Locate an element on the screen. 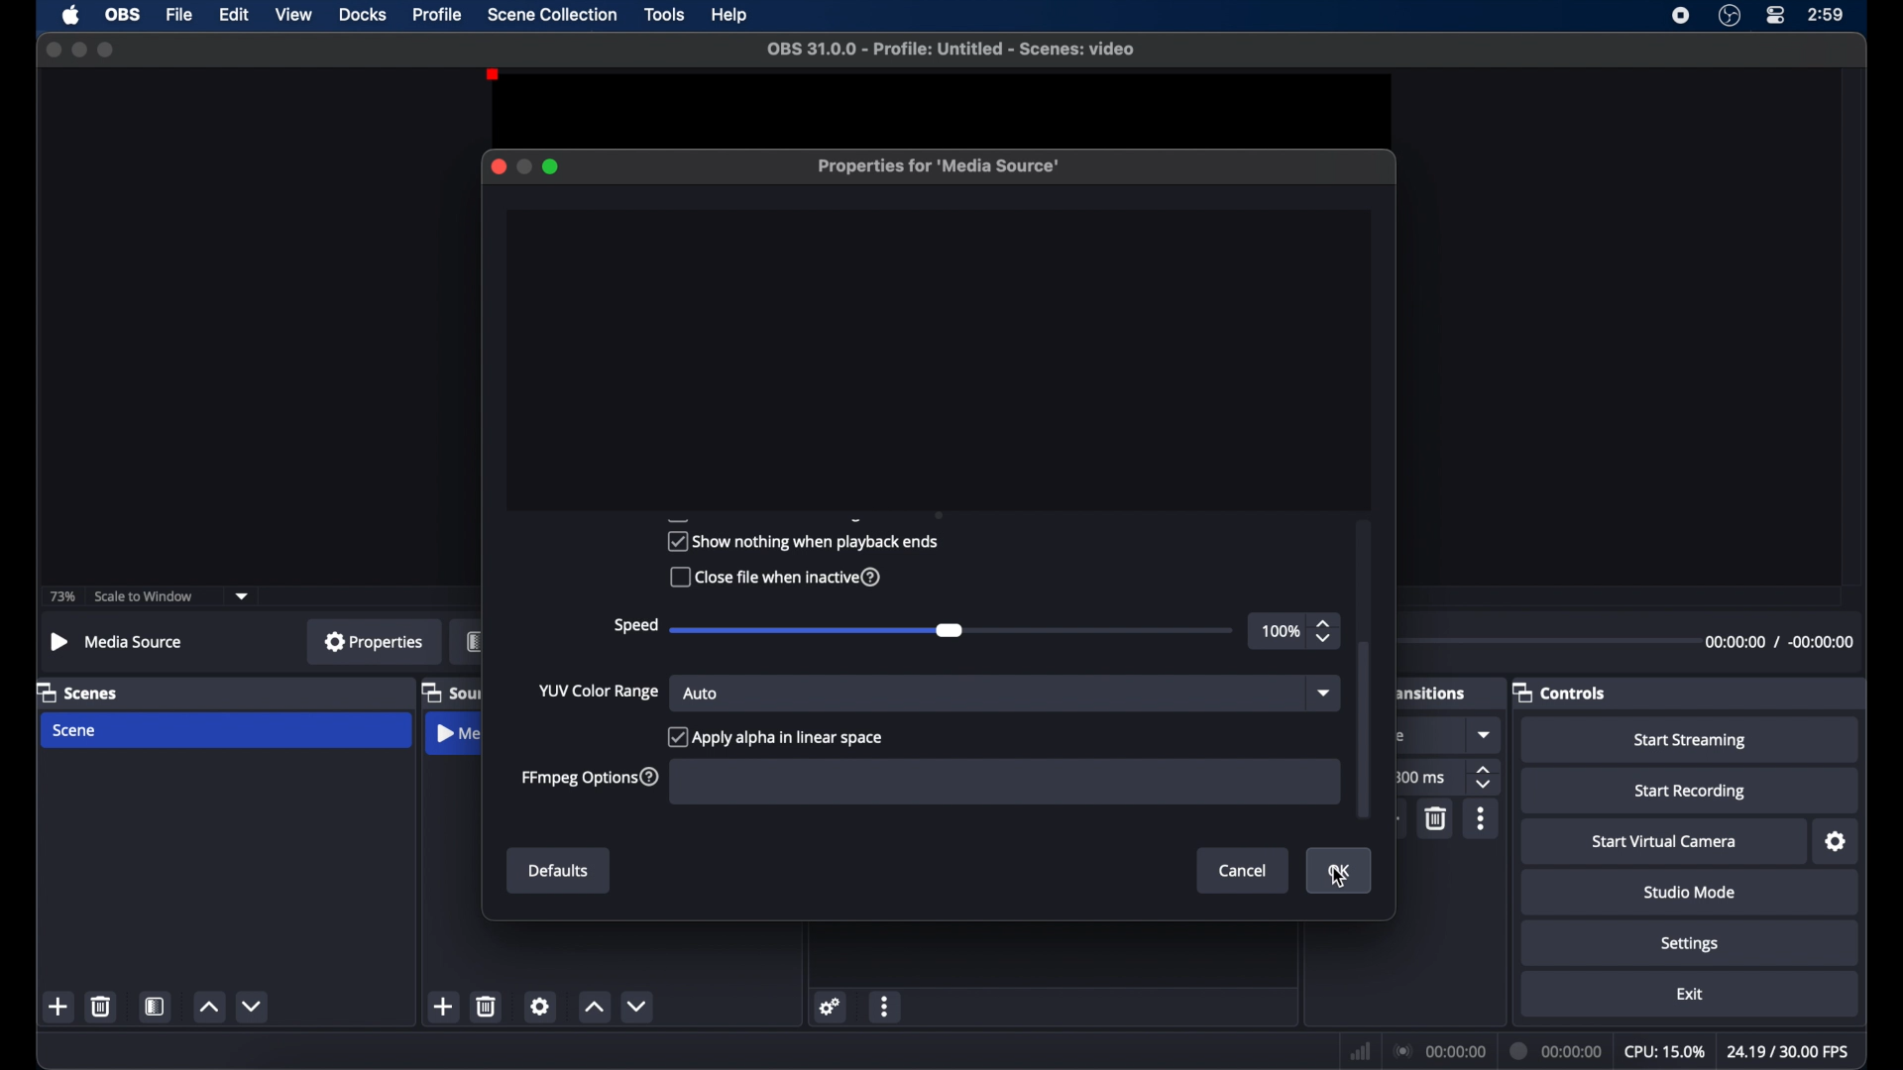 The width and height of the screenshot is (1903, 1070). minimize is located at coordinates (523, 166).